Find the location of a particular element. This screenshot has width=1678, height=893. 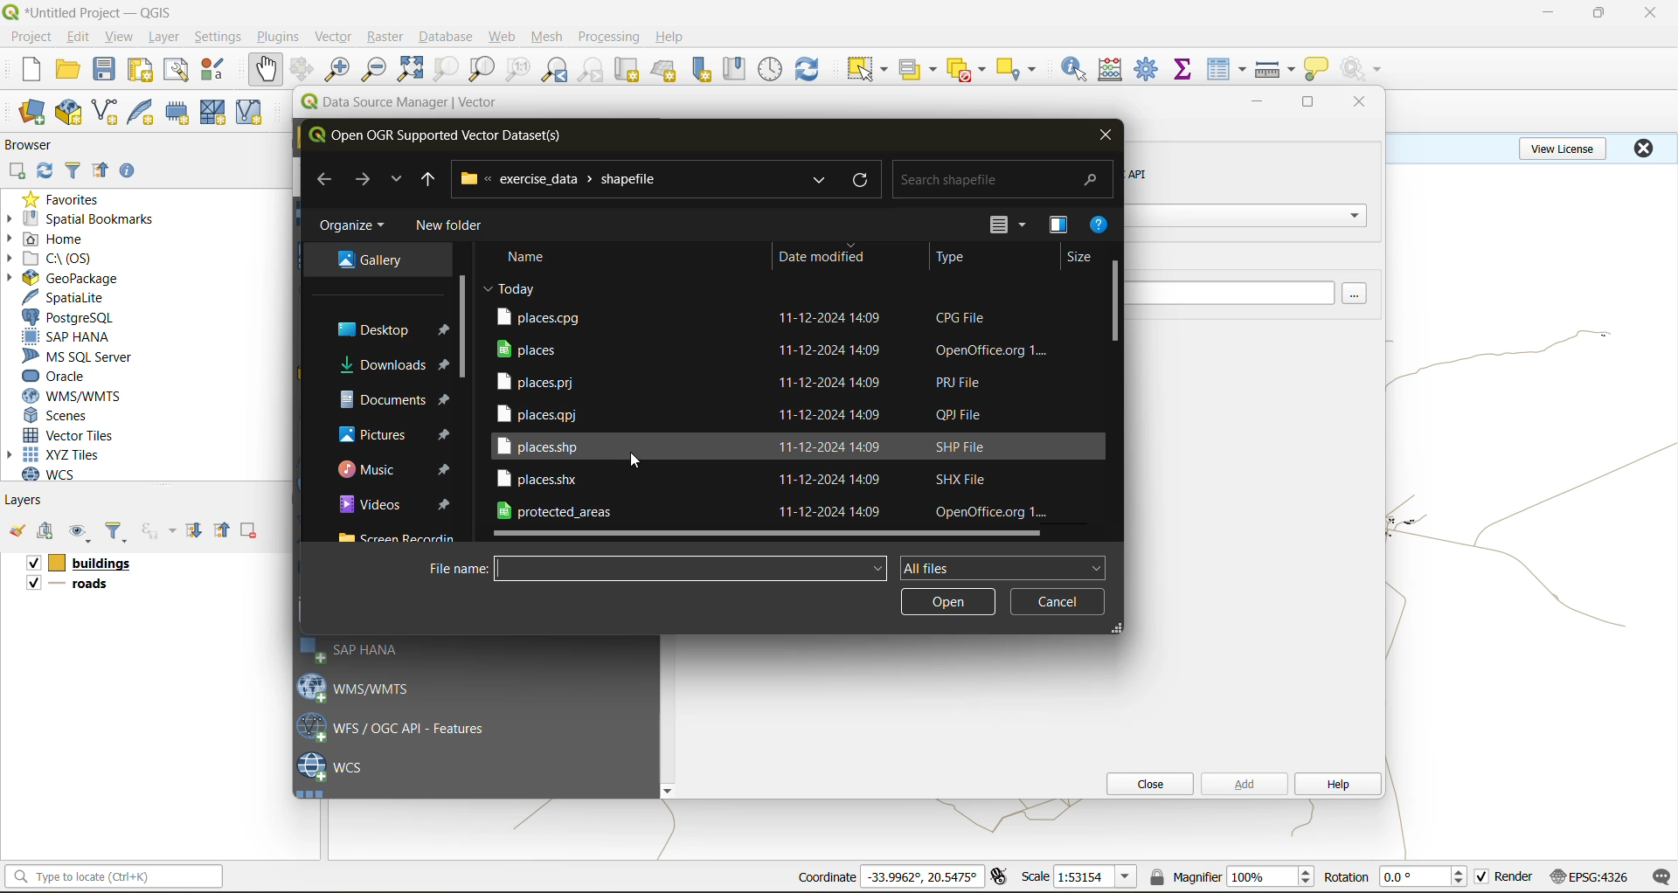

spatial bookmarks is located at coordinates (81, 219).